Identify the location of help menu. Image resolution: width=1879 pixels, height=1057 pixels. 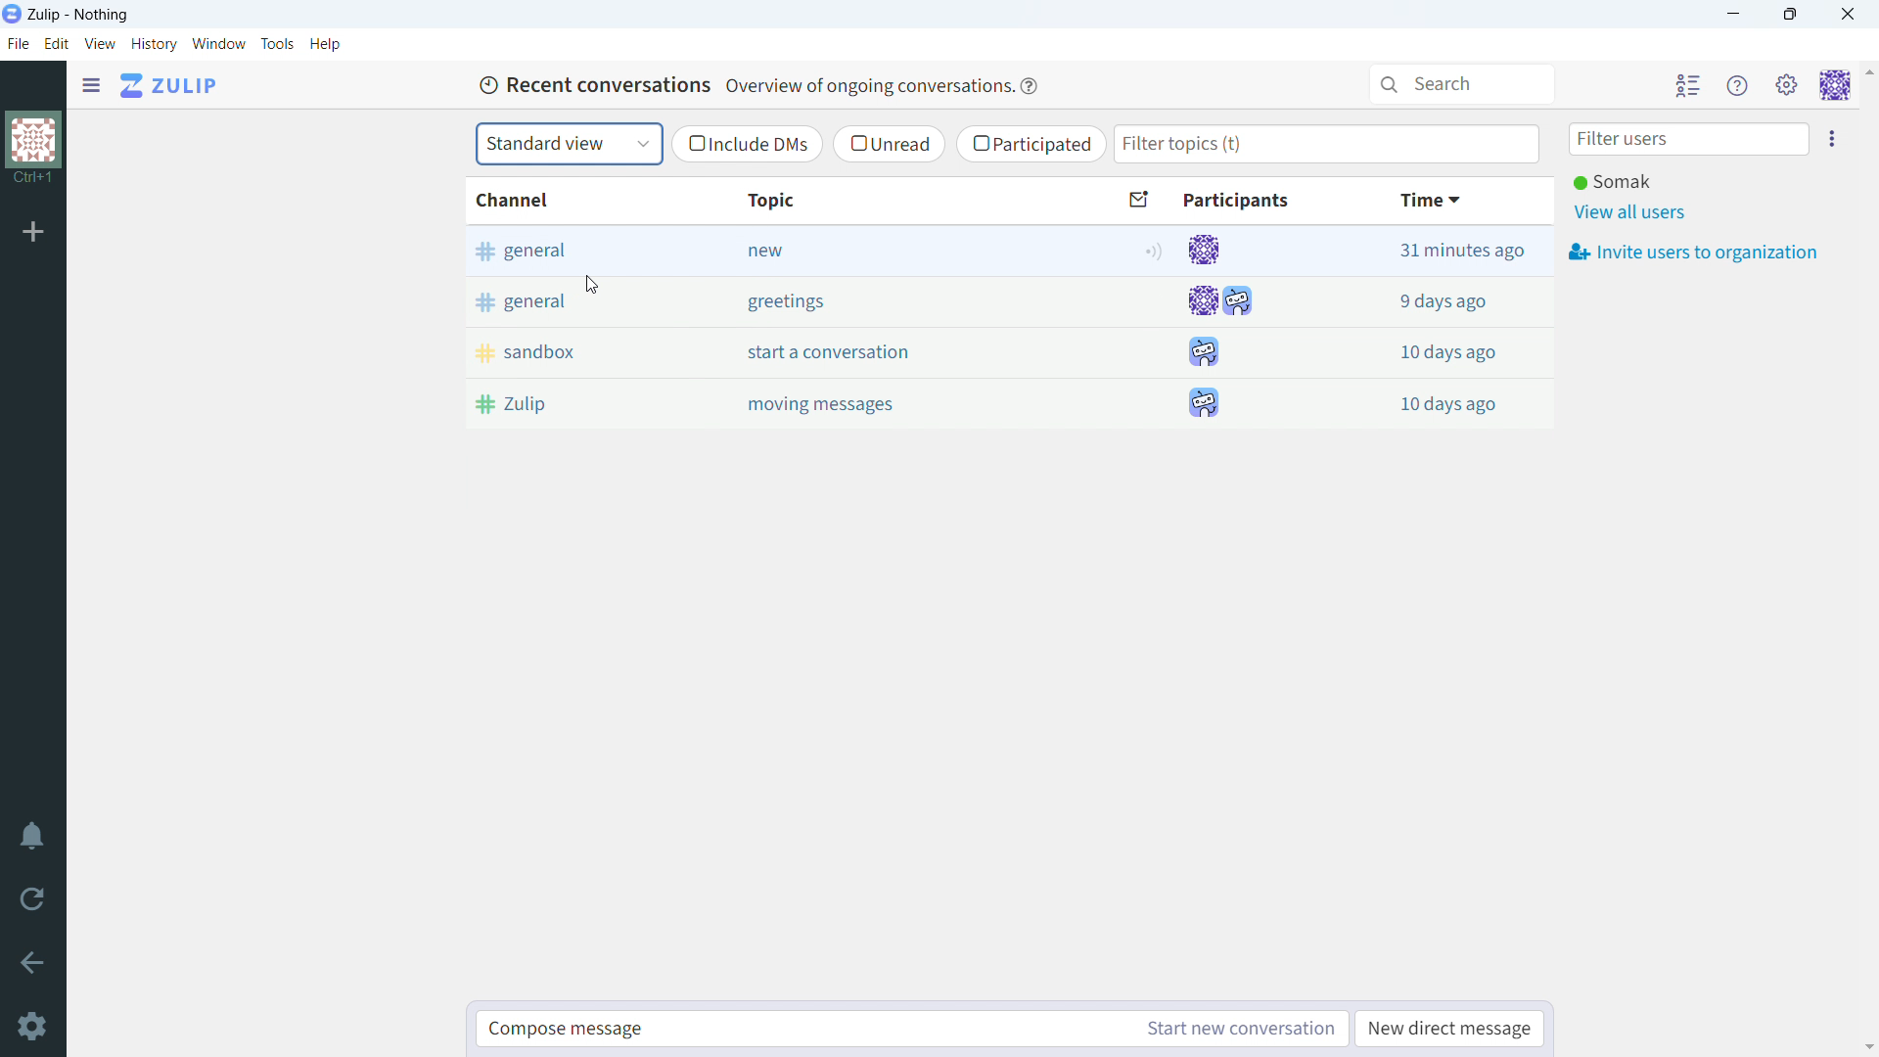
(1737, 85).